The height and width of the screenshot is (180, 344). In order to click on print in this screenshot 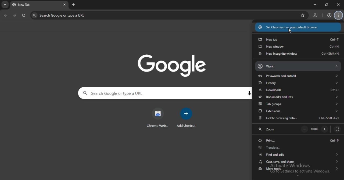, I will do `click(298, 141)`.